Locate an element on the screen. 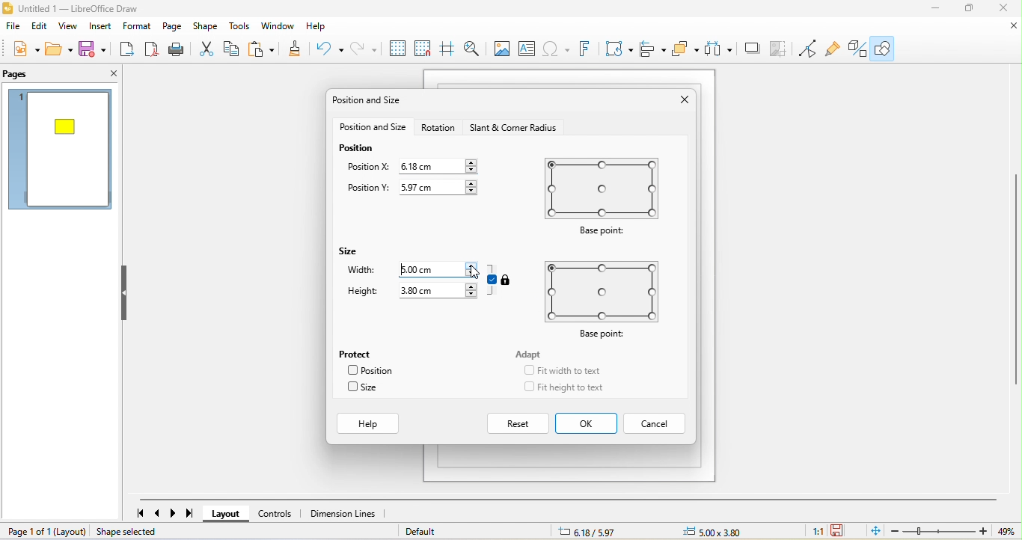 The image size is (1022, 540). align object is located at coordinates (654, 50).